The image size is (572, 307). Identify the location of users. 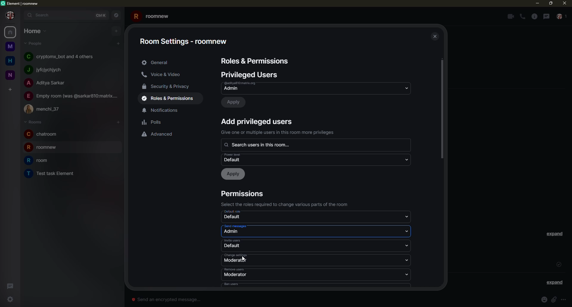
(251, 75).